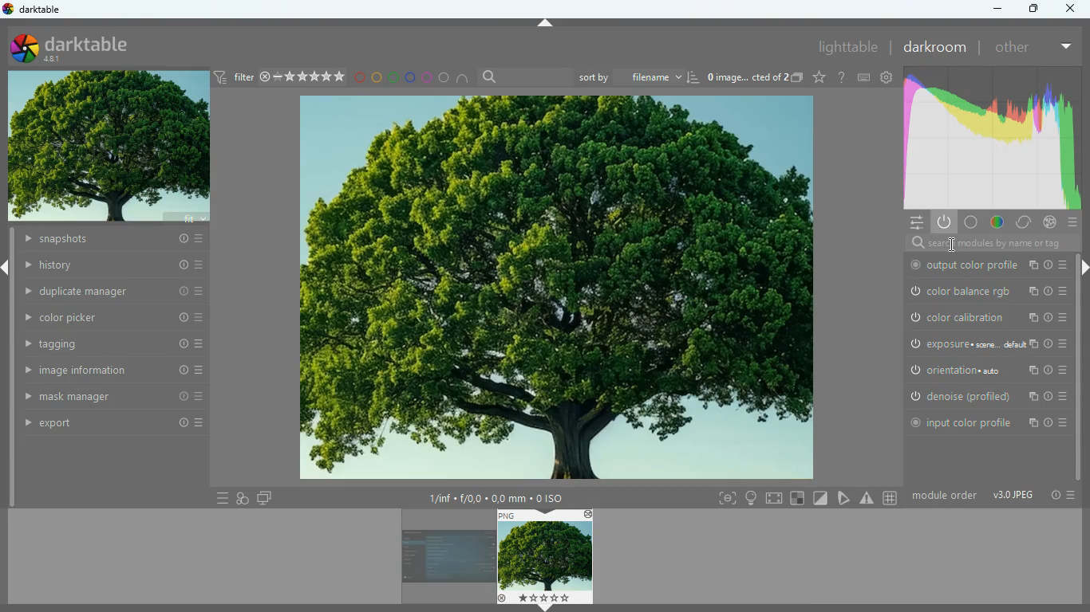 The height and width of the screenshot is (612, 1090). Describe the element at coordinates (114, 345) in the screenshot. I see `tagging` at that location.